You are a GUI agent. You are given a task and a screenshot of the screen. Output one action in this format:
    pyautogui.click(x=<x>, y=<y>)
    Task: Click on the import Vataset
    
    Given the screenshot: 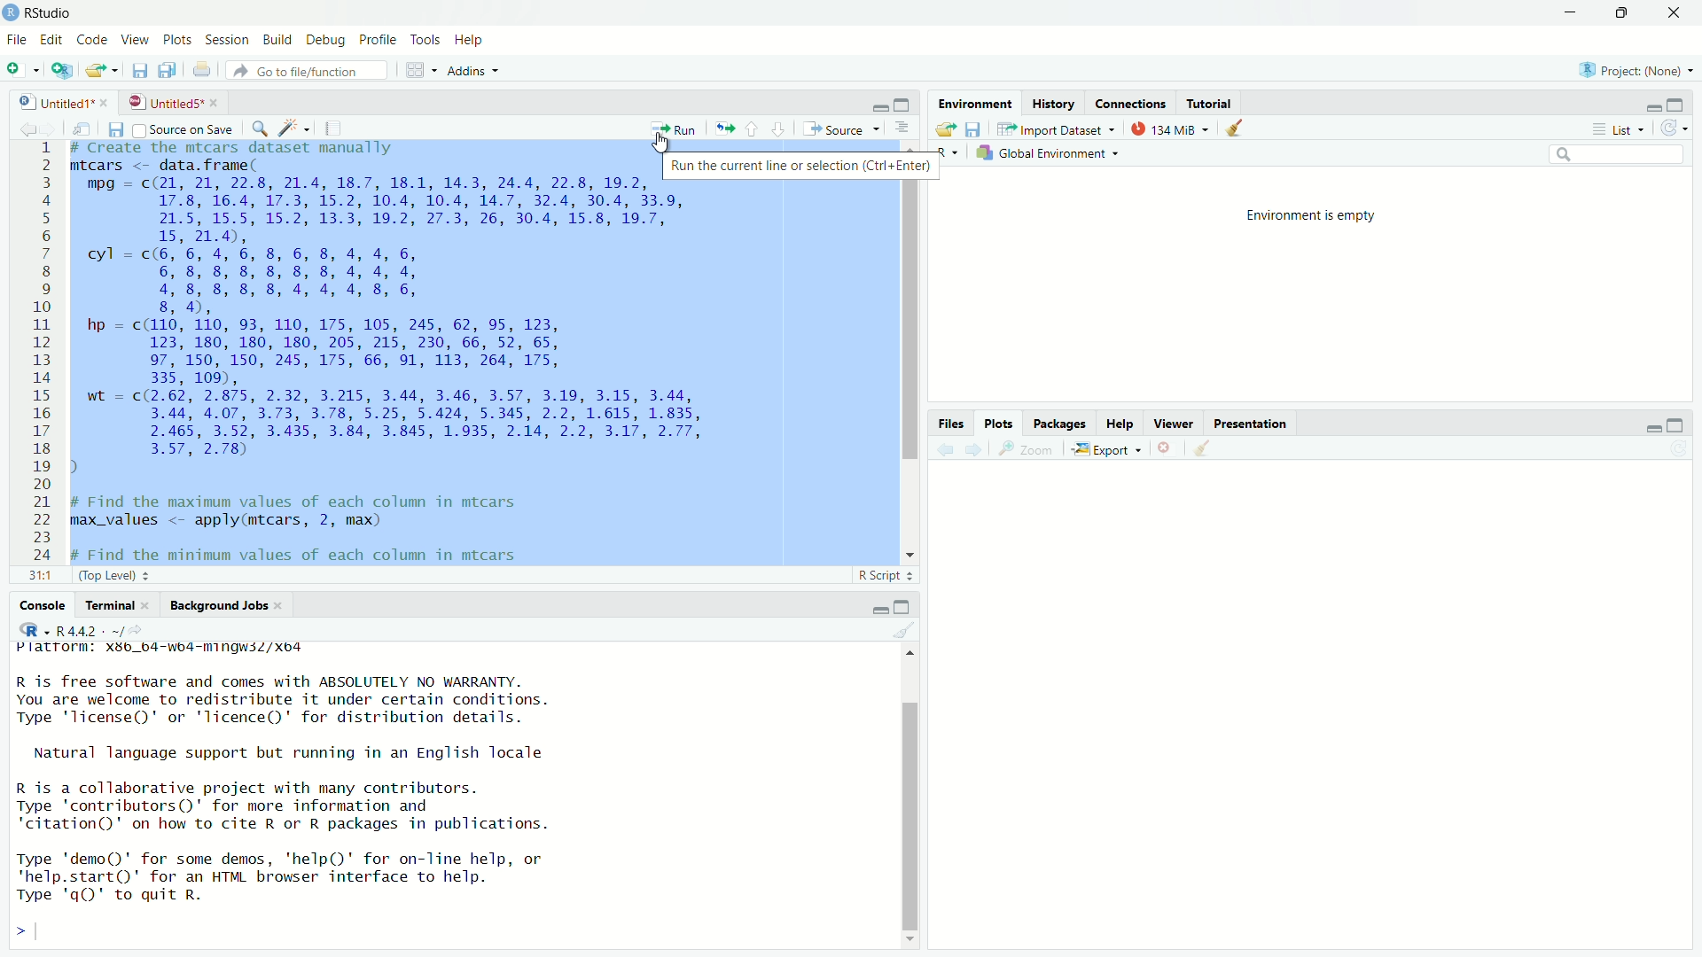 What is the action you would take?
    pyautogui.click(x=1057, y=128)
    